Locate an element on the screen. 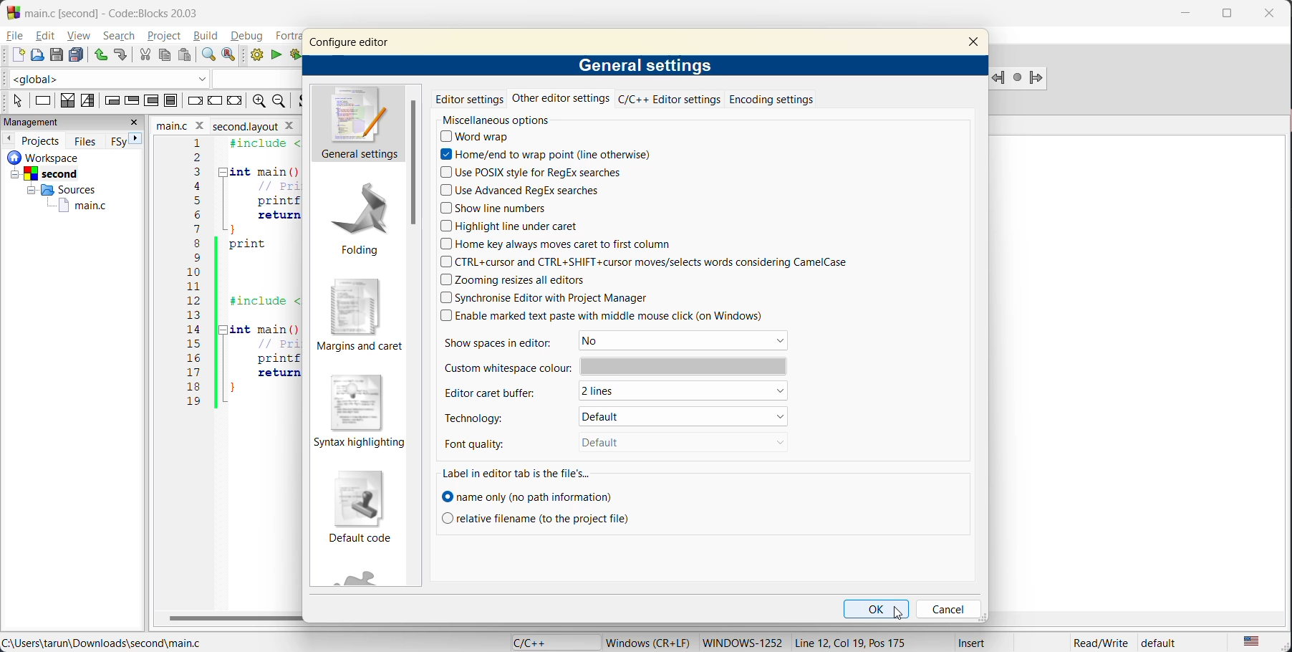 The image size is (1292, 652). exit condition loop is located at coordinates (131, 100).